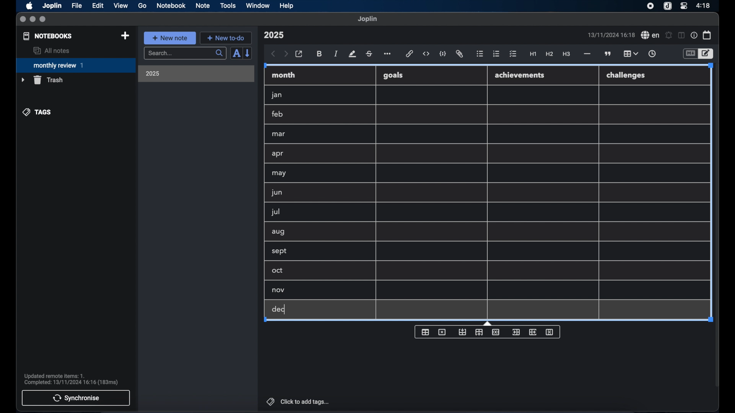 Image resolution: width=735 pixels, height=413 pixels. Describe the element at coordinates (226, 38) in the screenshot. I see `new to-do` at that location.